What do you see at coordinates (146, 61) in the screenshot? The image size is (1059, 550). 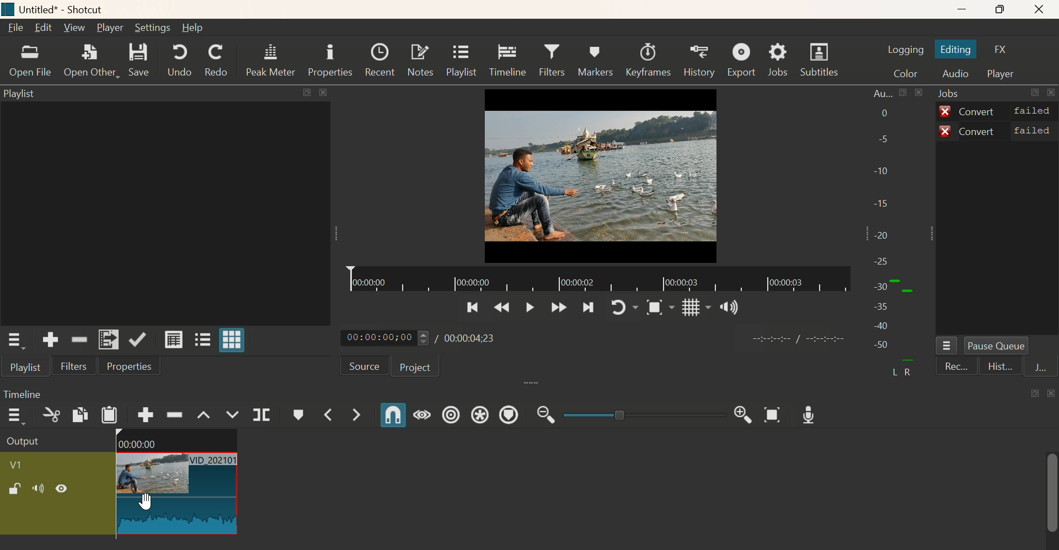 I see `Save` at bounding box center [146, 61].